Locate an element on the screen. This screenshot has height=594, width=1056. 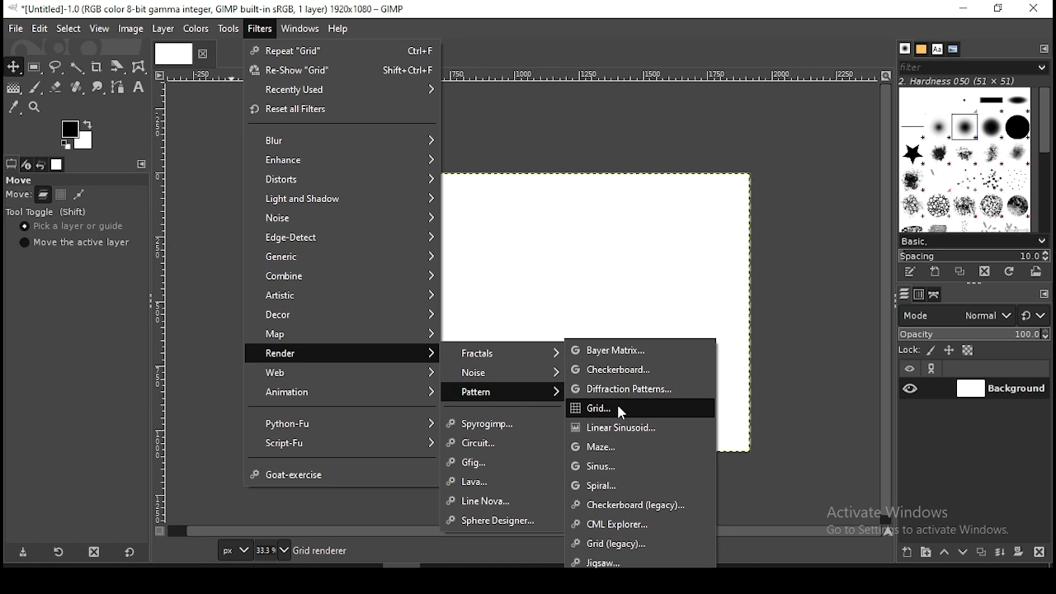
crop tool is located at coordinates (97, 68).